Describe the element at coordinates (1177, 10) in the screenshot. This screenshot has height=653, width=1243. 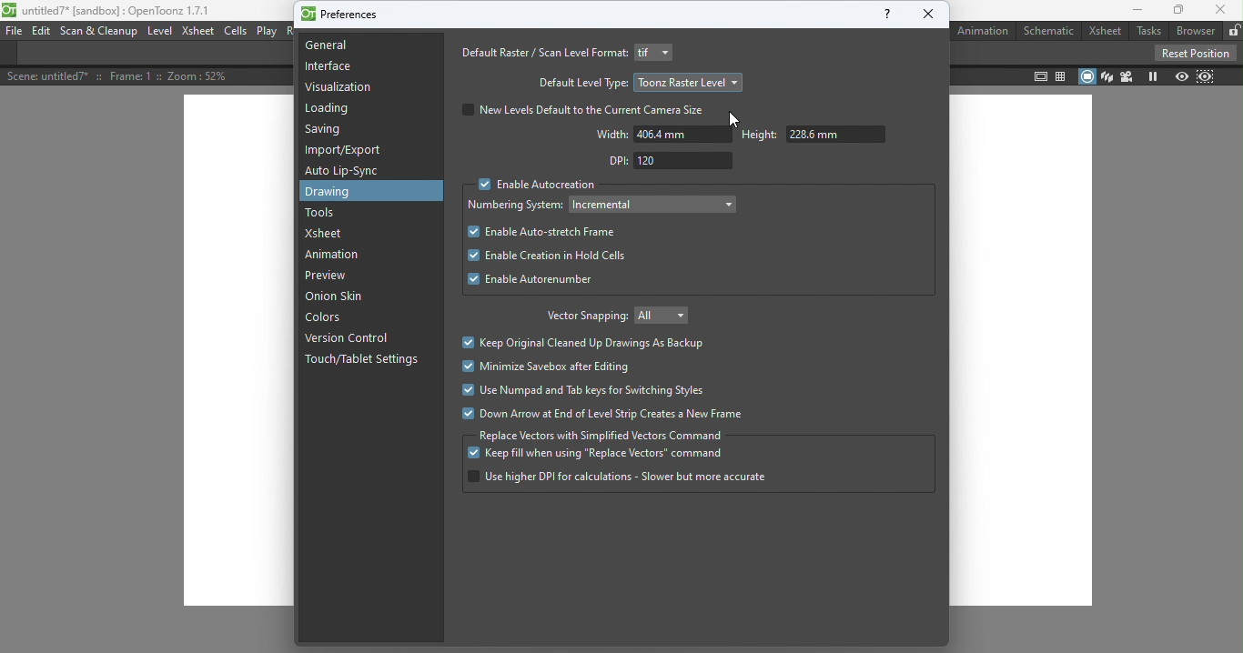
I see `Maximize` at that location.